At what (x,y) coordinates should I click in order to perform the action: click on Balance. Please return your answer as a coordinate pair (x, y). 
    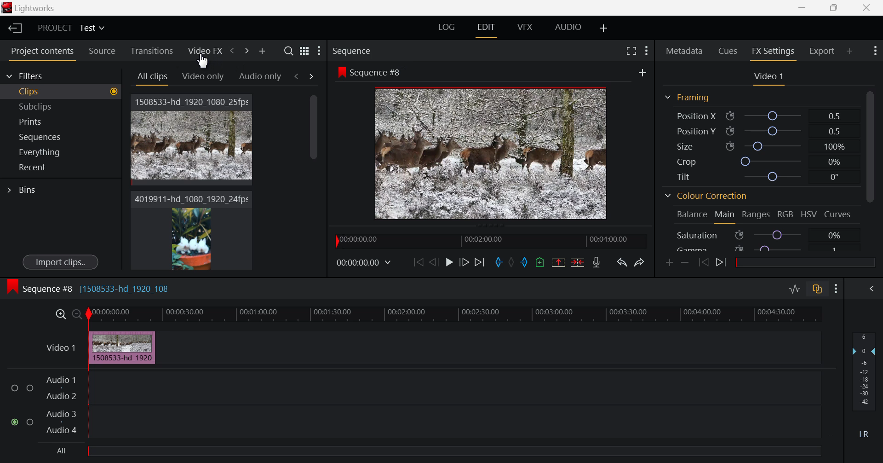
    Looking at the image, I should click on (692, 216).